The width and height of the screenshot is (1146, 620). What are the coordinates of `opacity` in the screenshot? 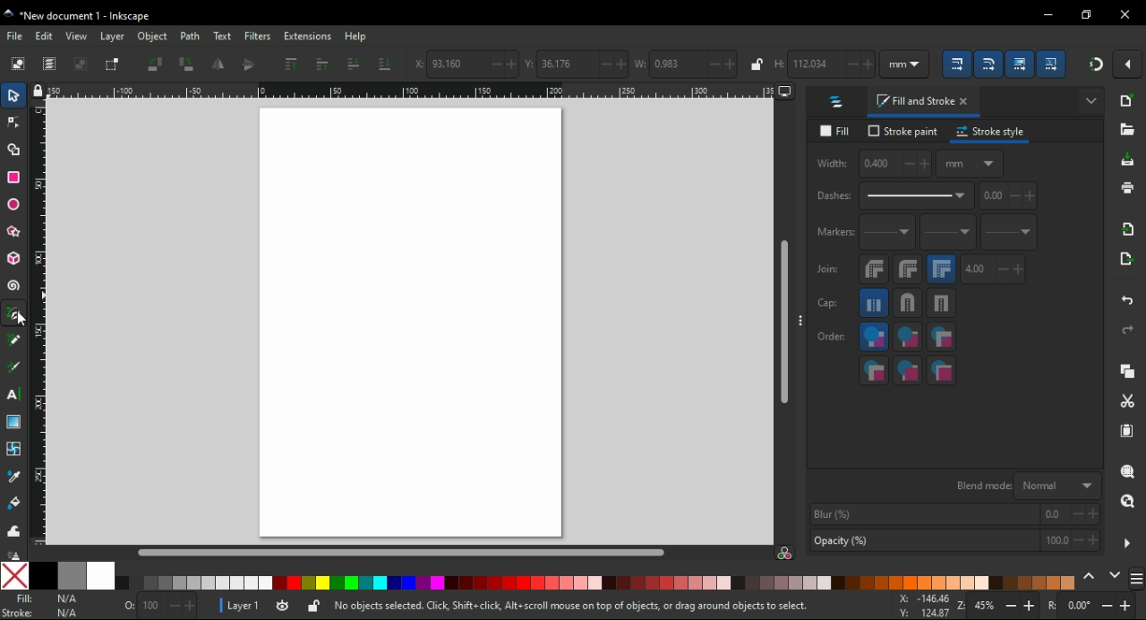 It's located at (954, 542).